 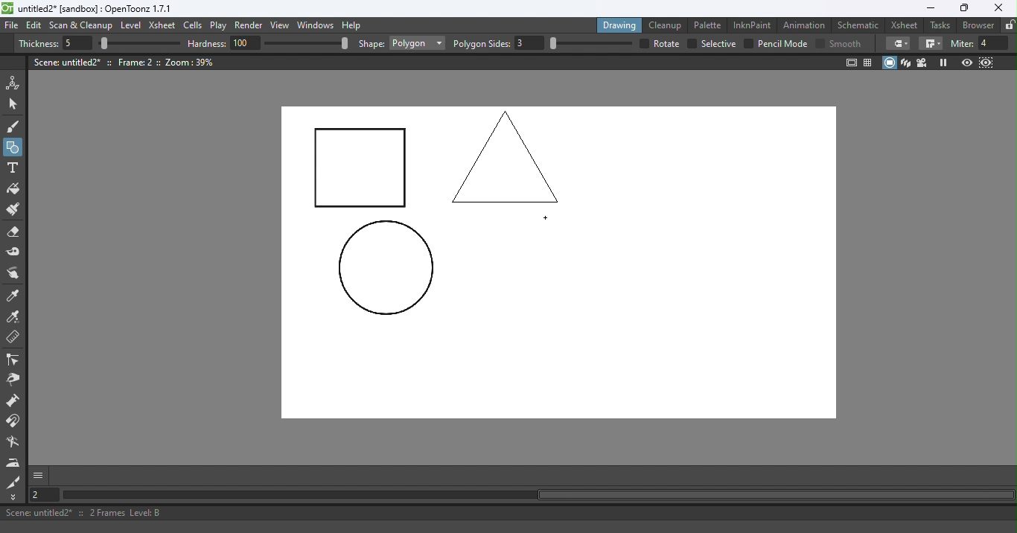 I want to click on Schematic, so click(x=858, y=25).